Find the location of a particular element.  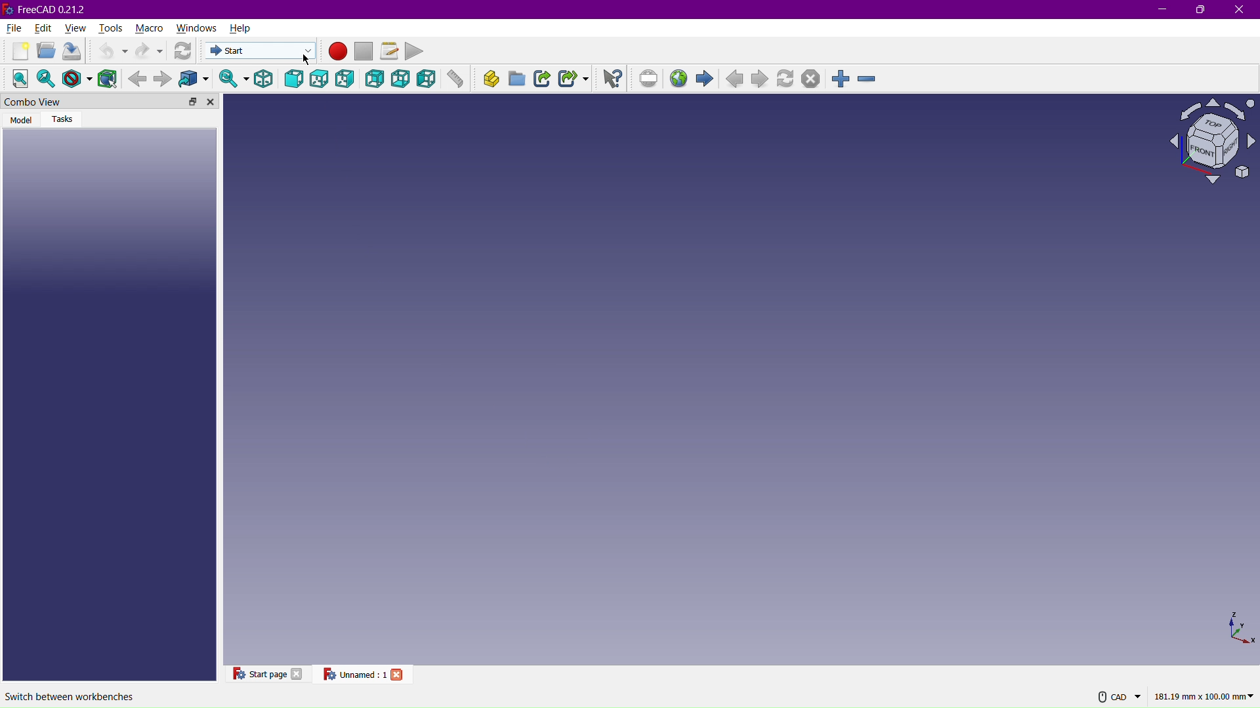

Redo is located at coordinates (150, 50).